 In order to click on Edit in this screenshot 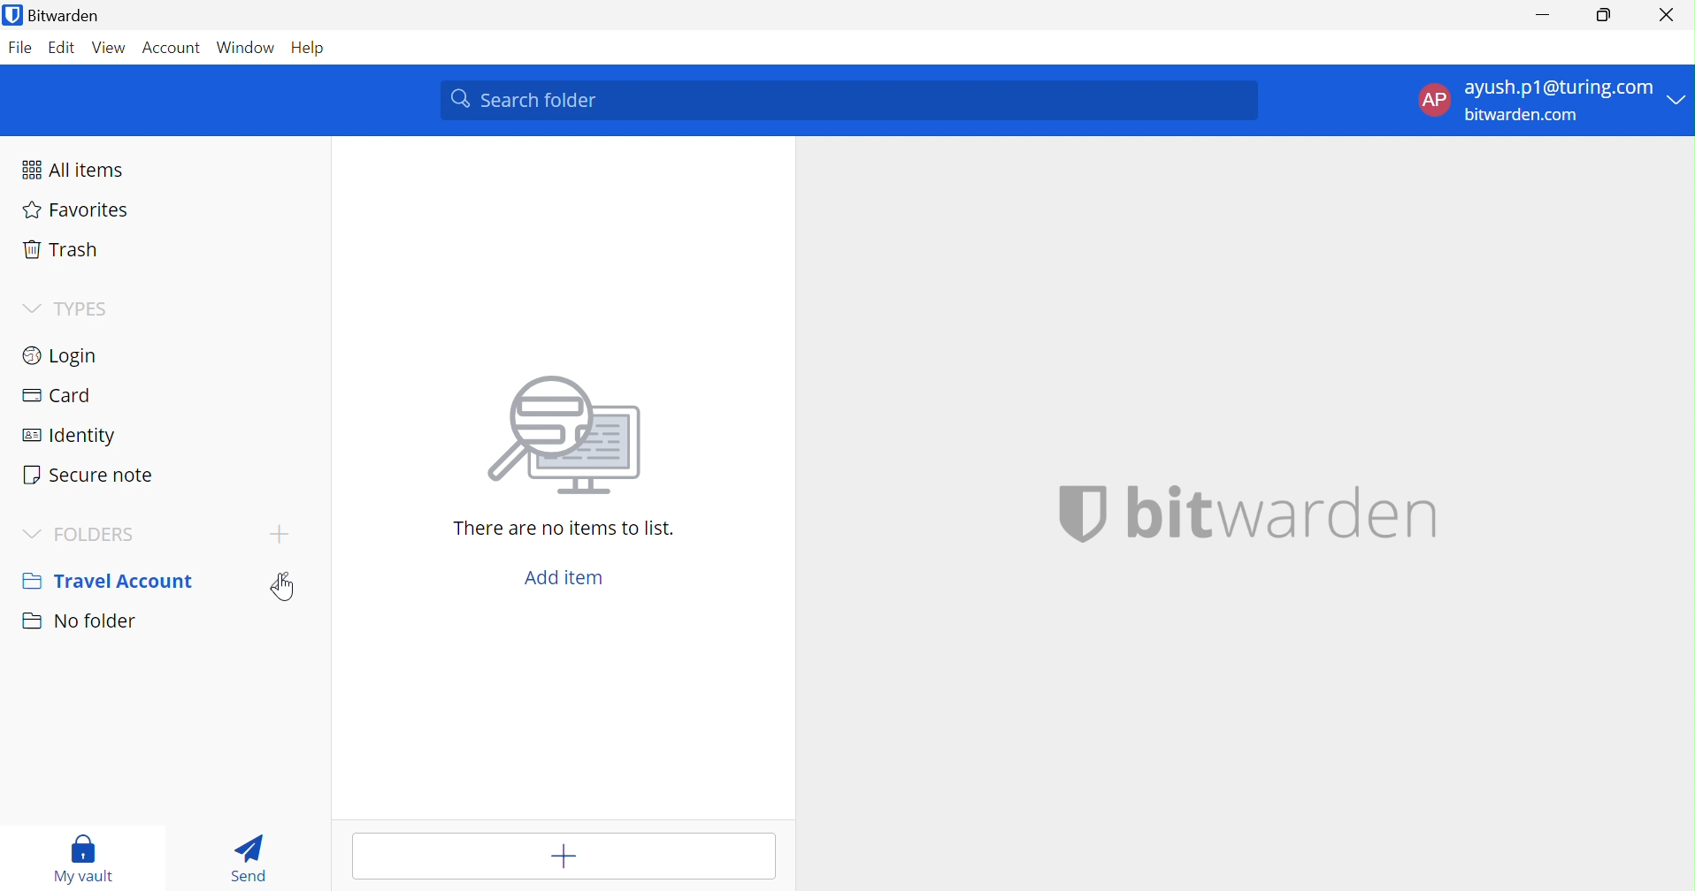, I will do `click(63, 49)`.